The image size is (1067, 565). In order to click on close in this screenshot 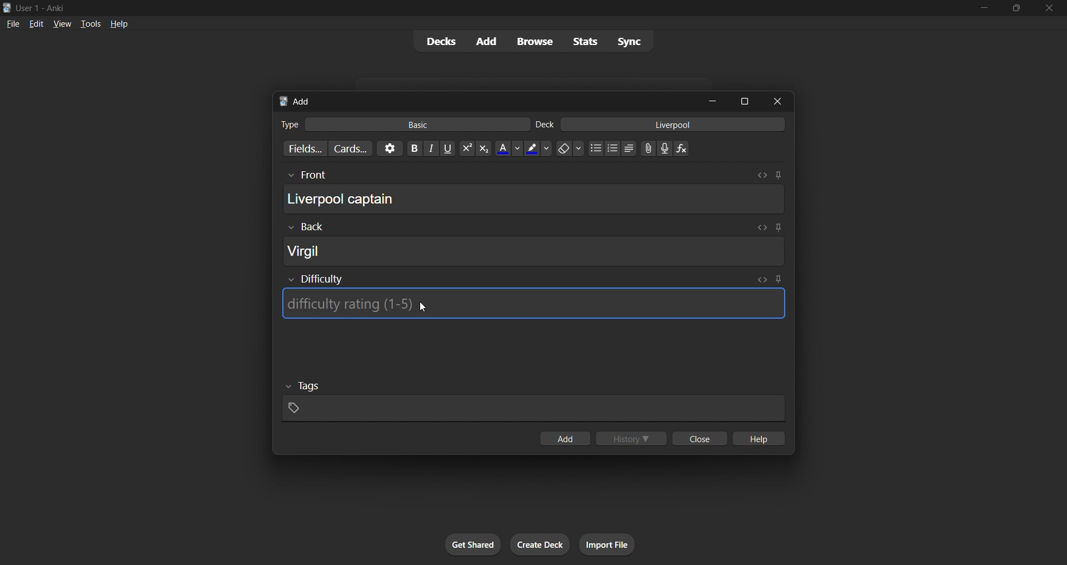, I will do `click(700, 438)`.